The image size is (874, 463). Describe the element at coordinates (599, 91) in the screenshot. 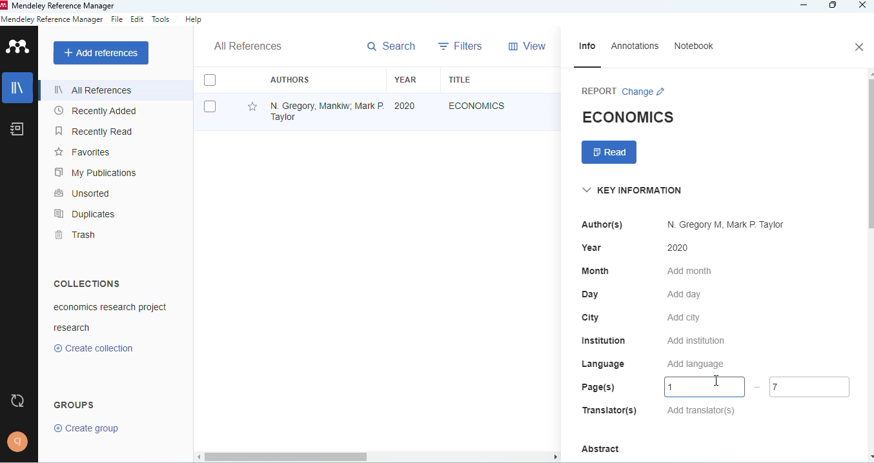

I see `report` at that location.